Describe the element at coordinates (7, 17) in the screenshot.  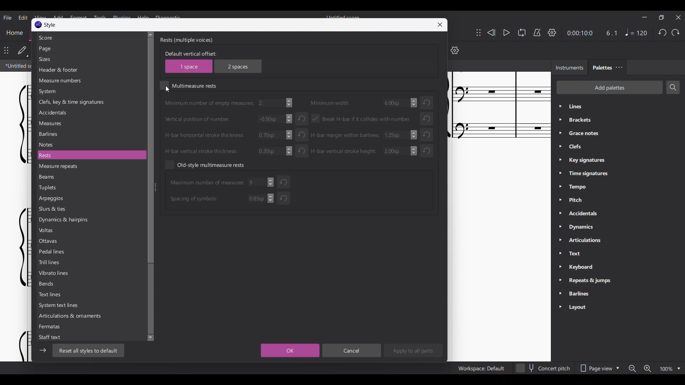
I see `File menu` at that location.